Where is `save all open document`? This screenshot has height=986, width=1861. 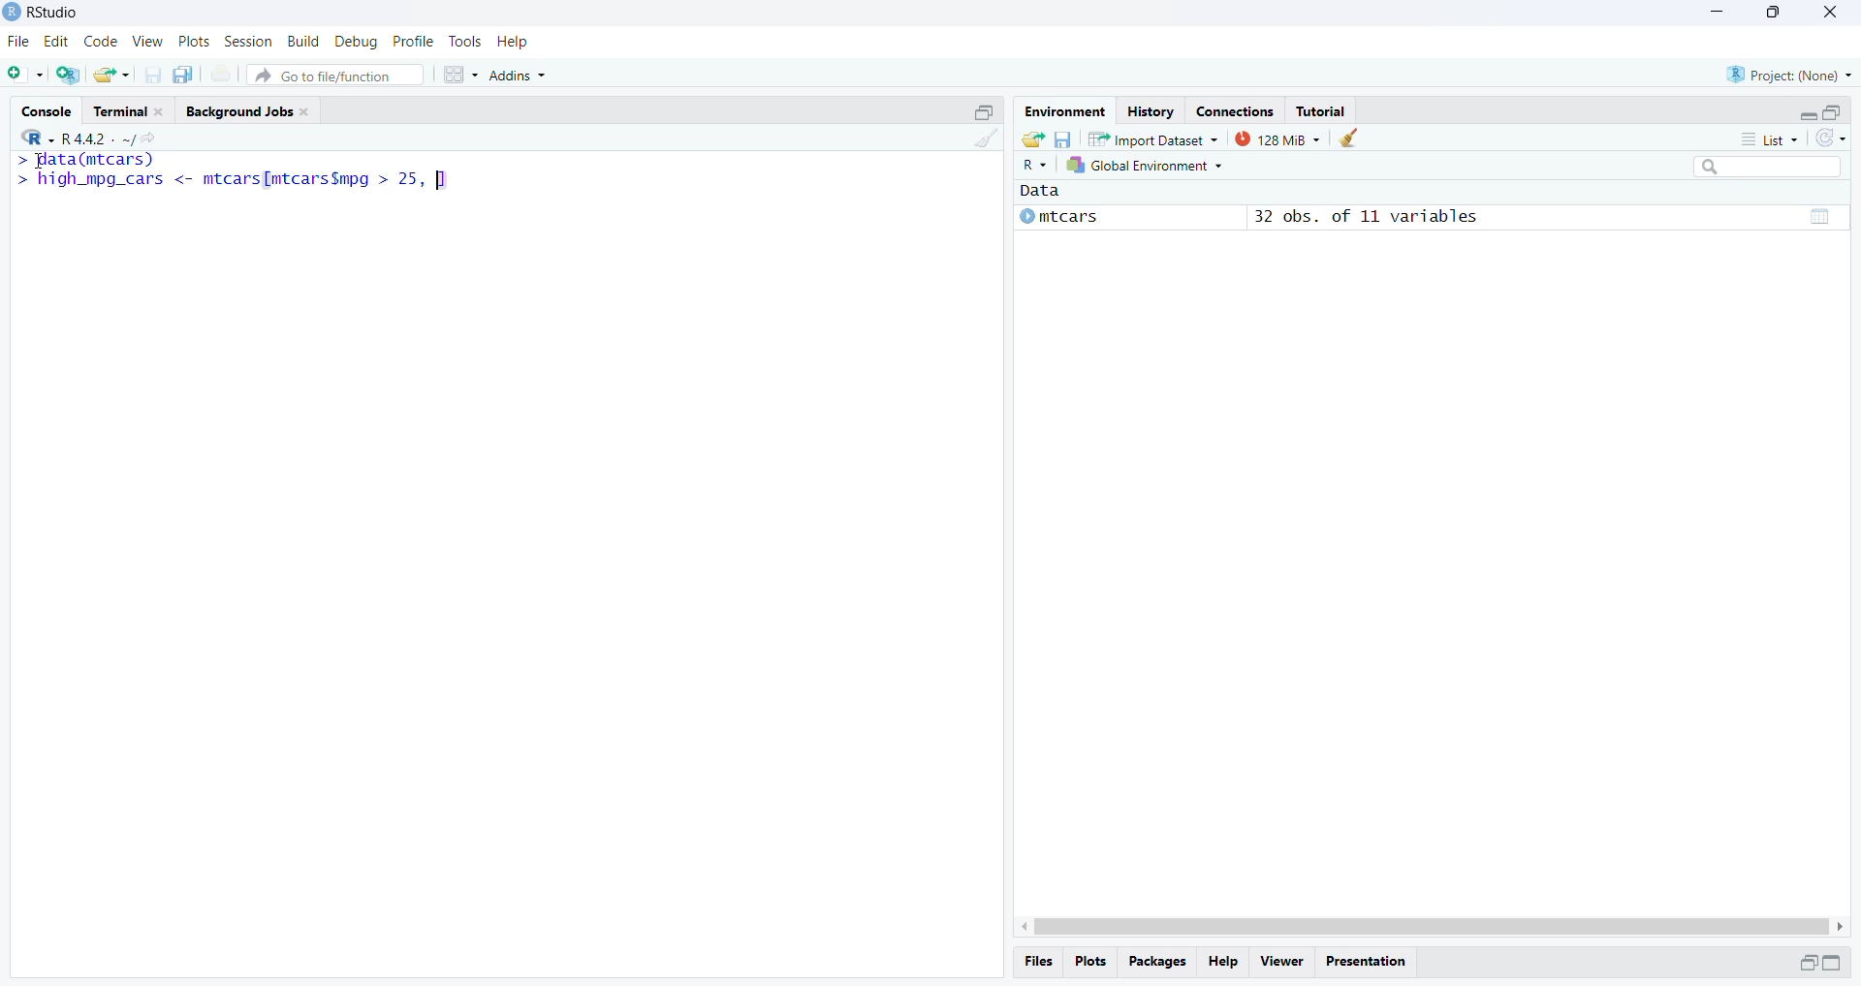 save all open document is located at coordinates (186, 75).